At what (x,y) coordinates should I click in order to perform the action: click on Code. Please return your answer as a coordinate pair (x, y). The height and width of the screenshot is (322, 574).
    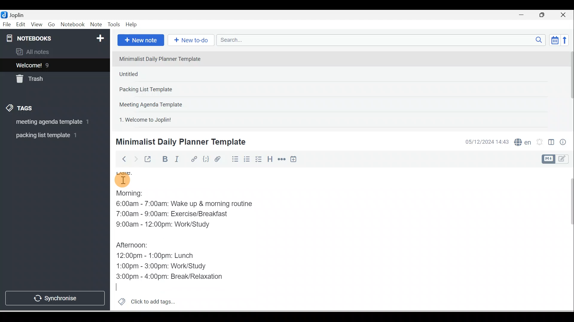
    Looking at the image, I should click on (206, 160).